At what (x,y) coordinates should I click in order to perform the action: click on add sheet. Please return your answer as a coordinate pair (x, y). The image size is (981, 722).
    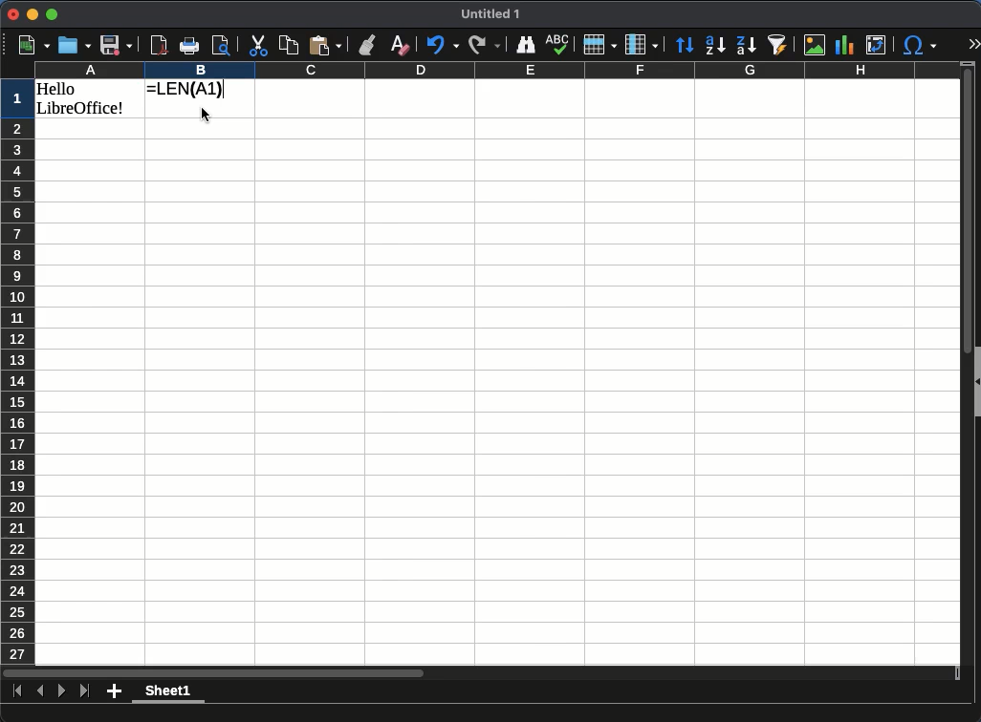
    Looking at the image, I should click on (114, 691).